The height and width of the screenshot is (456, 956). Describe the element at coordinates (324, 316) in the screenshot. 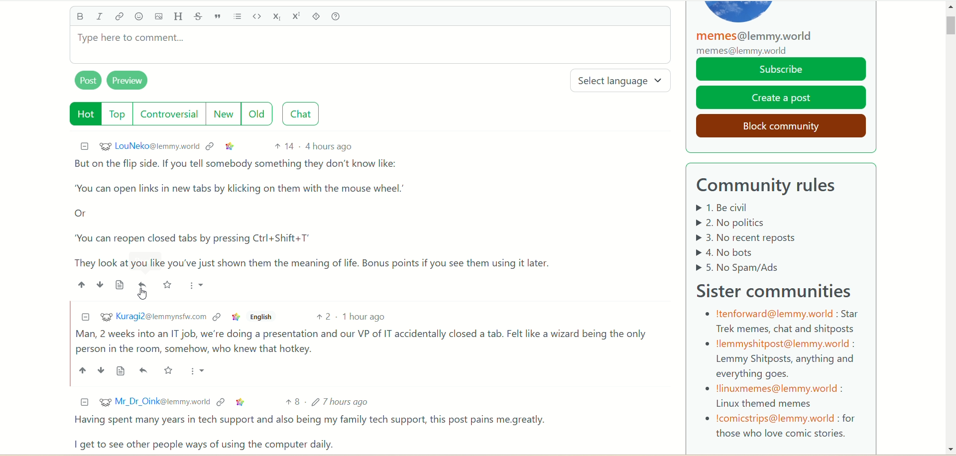

I see `2 votes up` at that location.